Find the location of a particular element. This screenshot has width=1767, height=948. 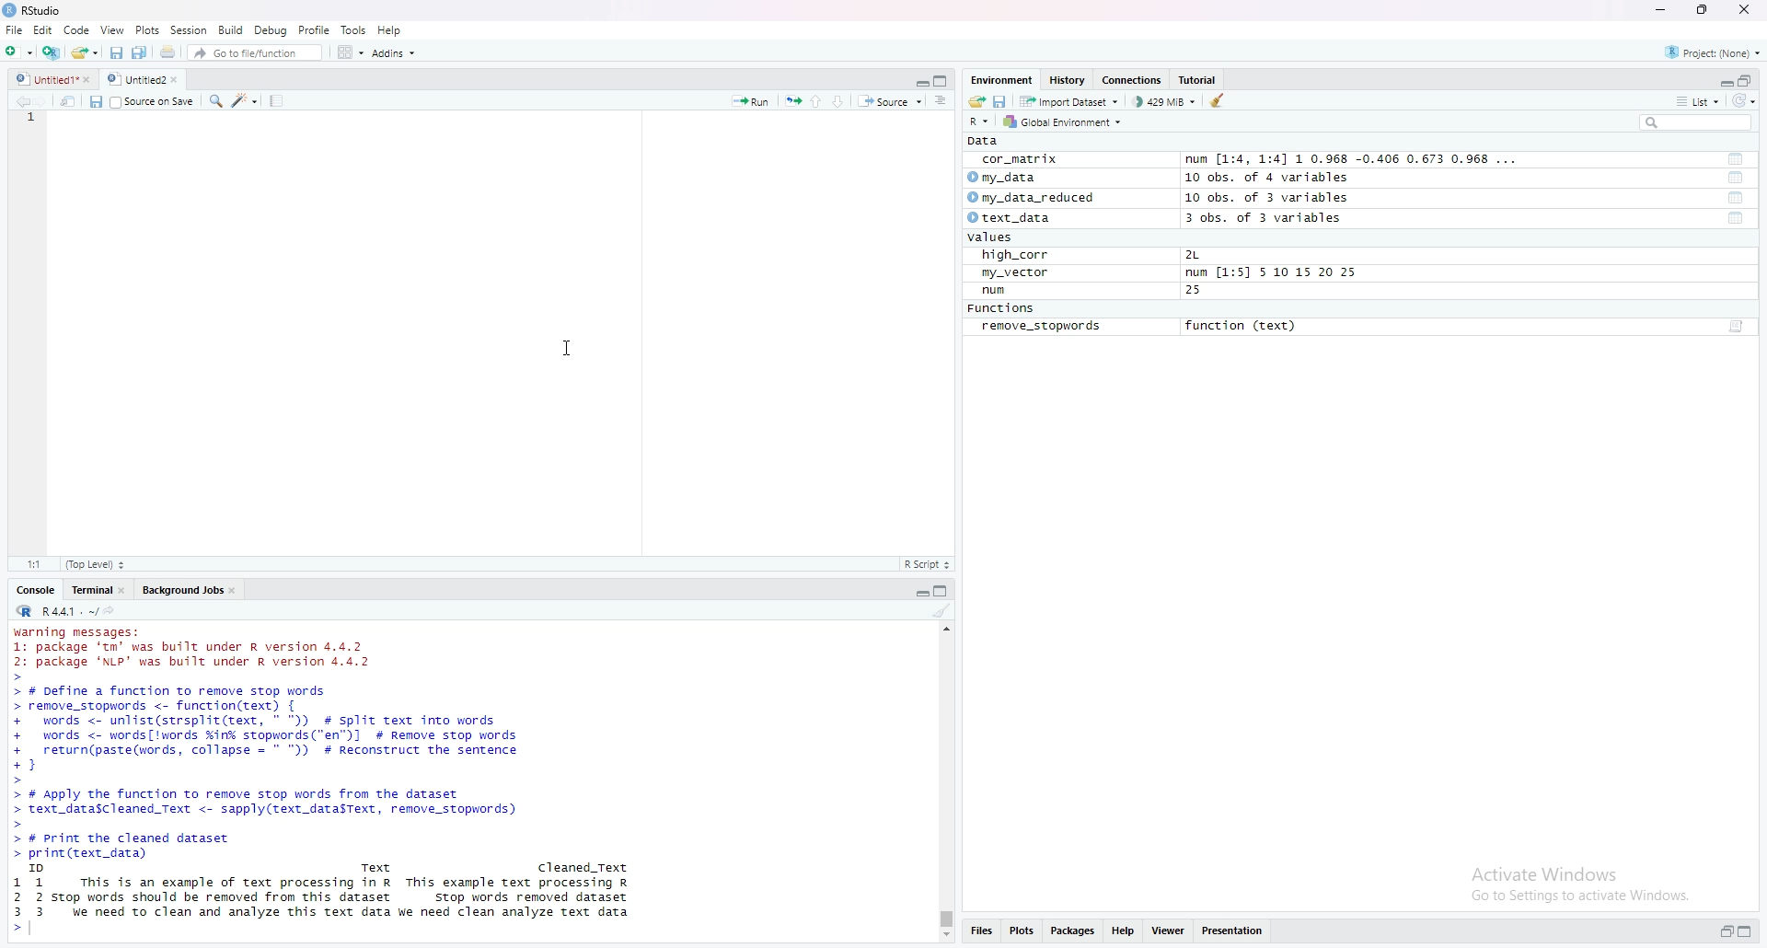

10 obs. of 3 variables is located at coordinates (1265, 199).